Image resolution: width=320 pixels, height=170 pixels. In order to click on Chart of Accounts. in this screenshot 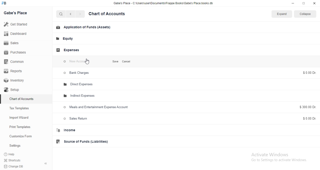, I will do `click(21, 98)`.